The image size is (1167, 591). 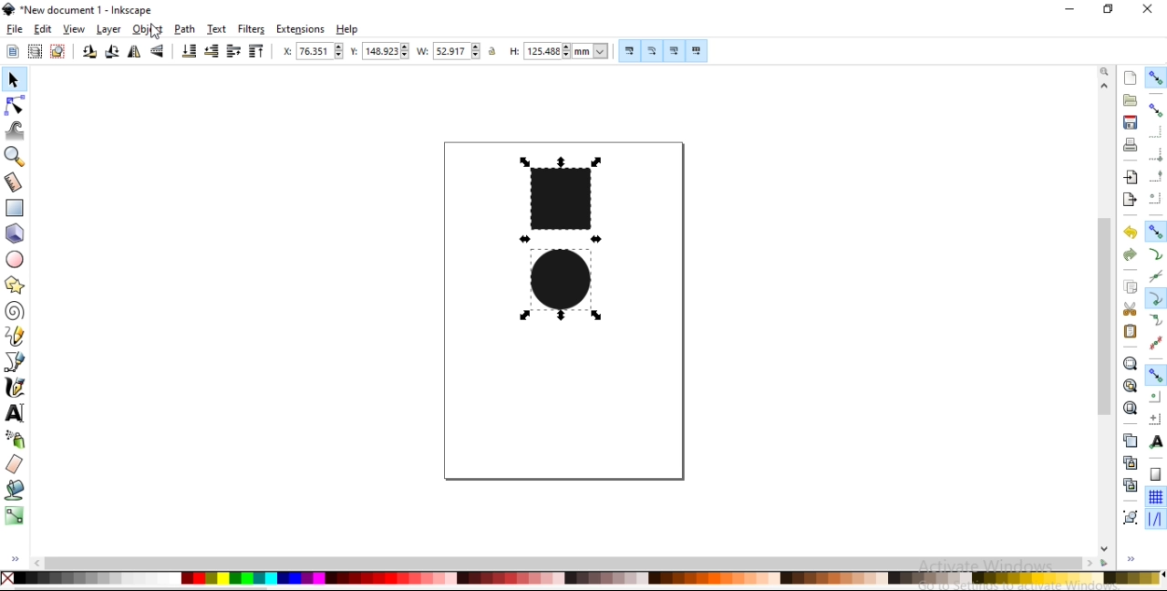 What do you see at coordinates (213, 51) in the screenshot?
I see `lower selection by  one step` at bounding box center [213, 51].